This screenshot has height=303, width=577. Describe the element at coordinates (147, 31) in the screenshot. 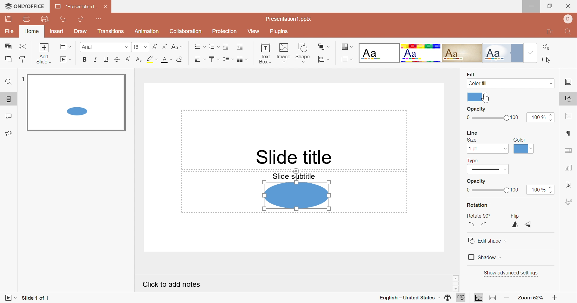

I see `Animation` at that location.